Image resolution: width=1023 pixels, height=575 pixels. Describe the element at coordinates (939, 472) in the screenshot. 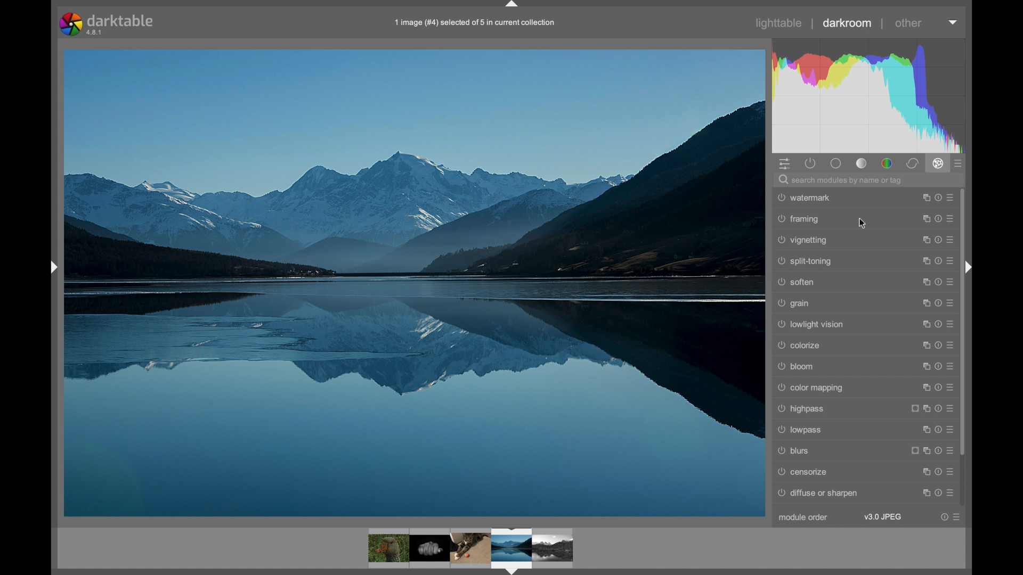

I see `more options` at that location.